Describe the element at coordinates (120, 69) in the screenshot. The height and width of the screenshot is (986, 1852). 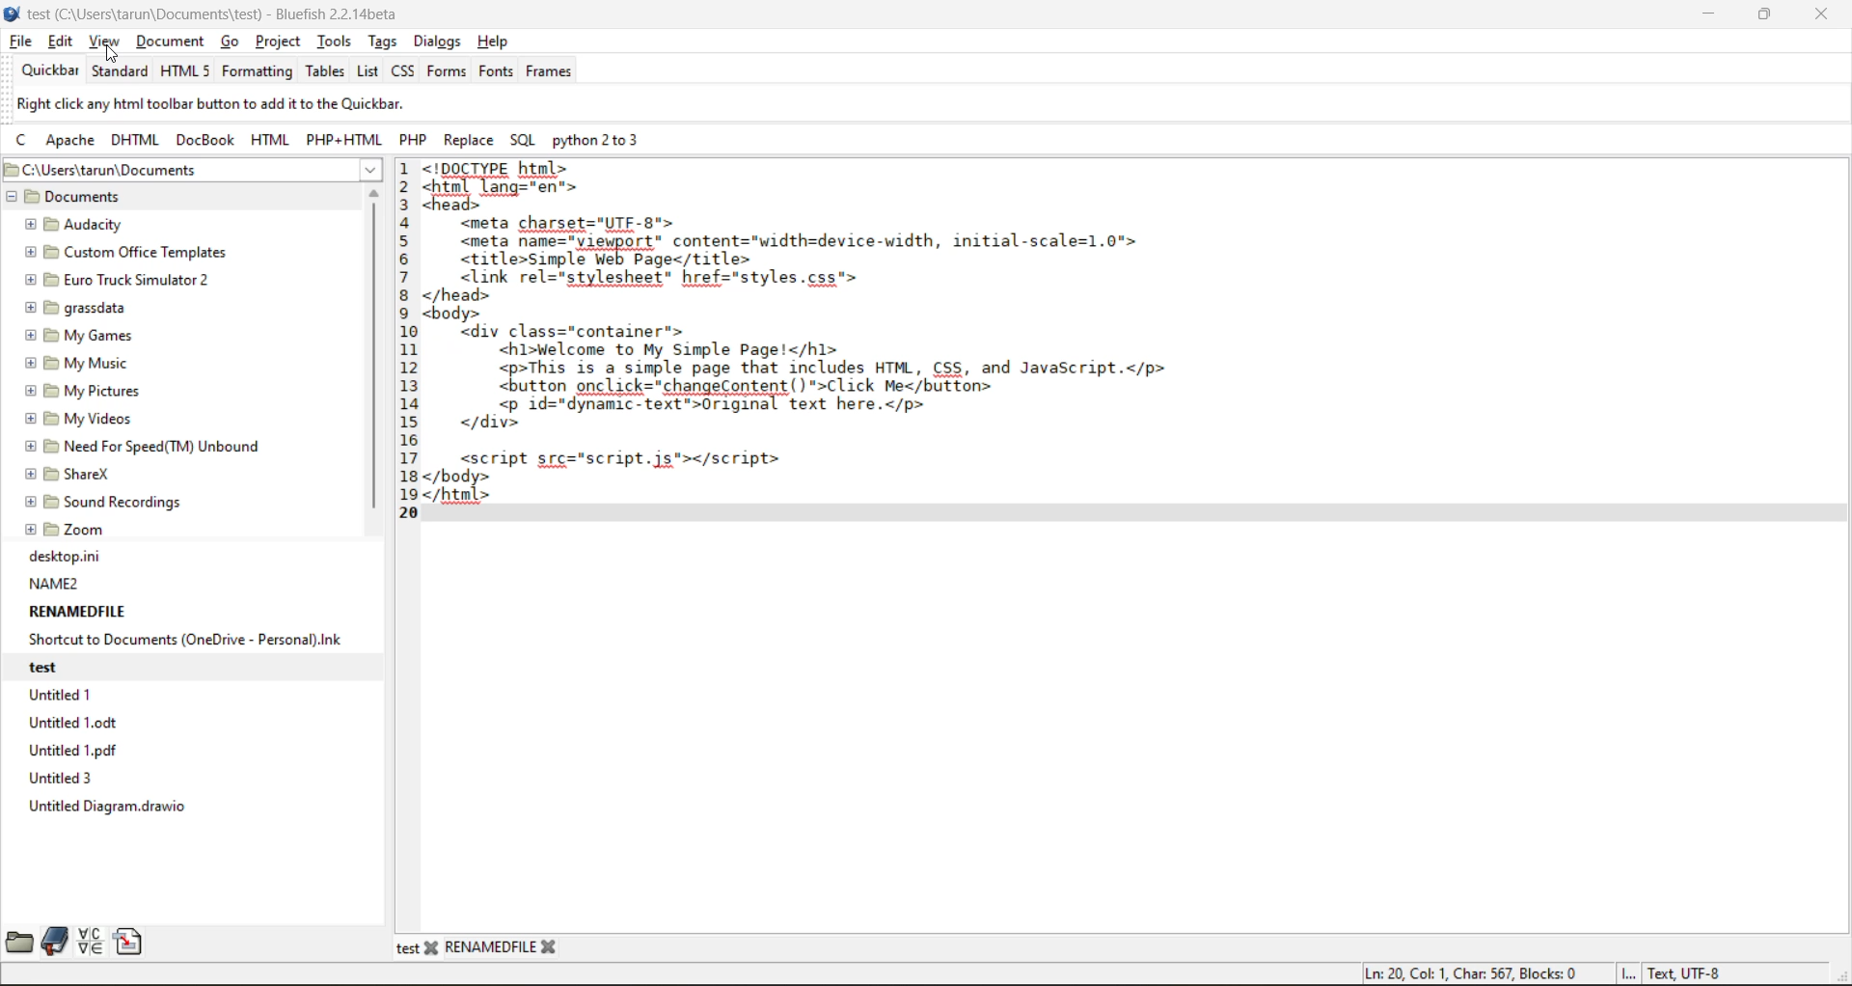
I see `standard` at that location.